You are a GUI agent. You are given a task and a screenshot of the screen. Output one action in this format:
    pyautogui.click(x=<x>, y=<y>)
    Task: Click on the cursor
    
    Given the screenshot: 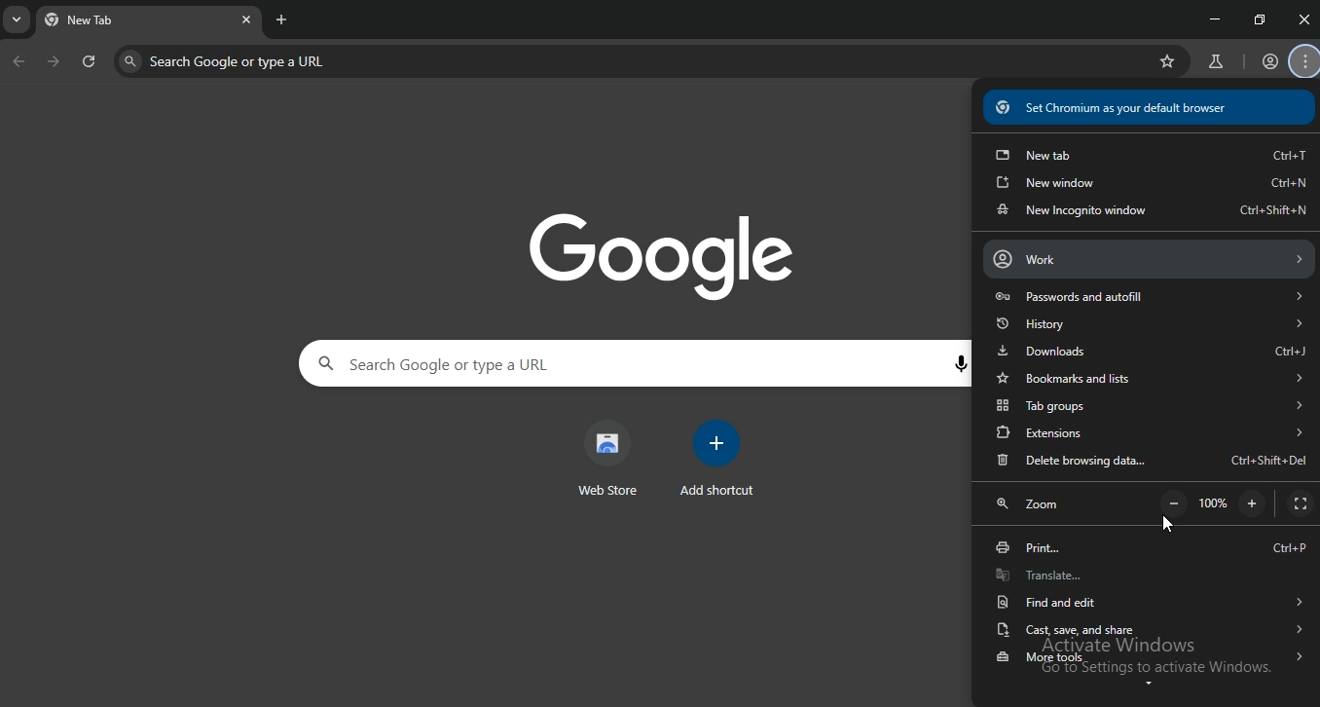 What is the action you would take?
    pyautogui.click(x=1166, y=524)
    